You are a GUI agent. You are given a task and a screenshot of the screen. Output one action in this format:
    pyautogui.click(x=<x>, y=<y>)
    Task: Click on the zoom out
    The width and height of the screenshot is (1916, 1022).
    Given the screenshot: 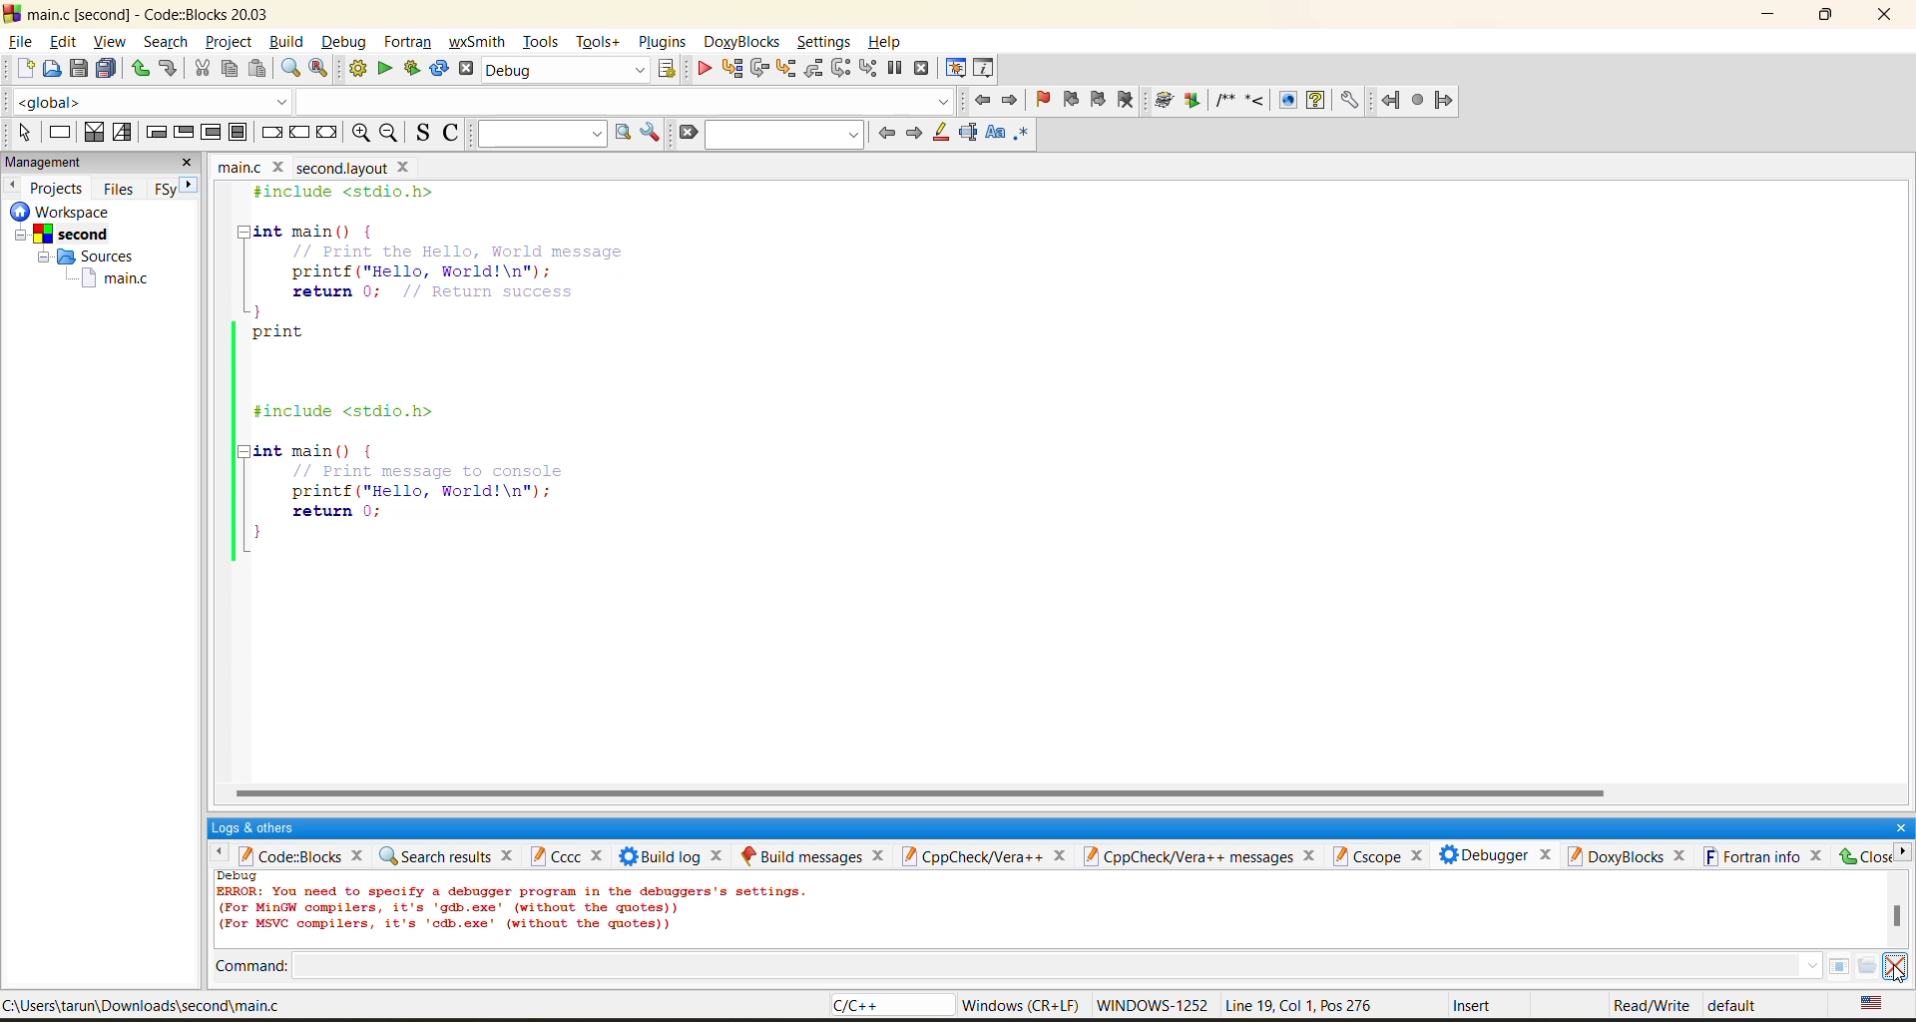 What is the action you would take?
    pyautogui.click(x=387, y=135)
    